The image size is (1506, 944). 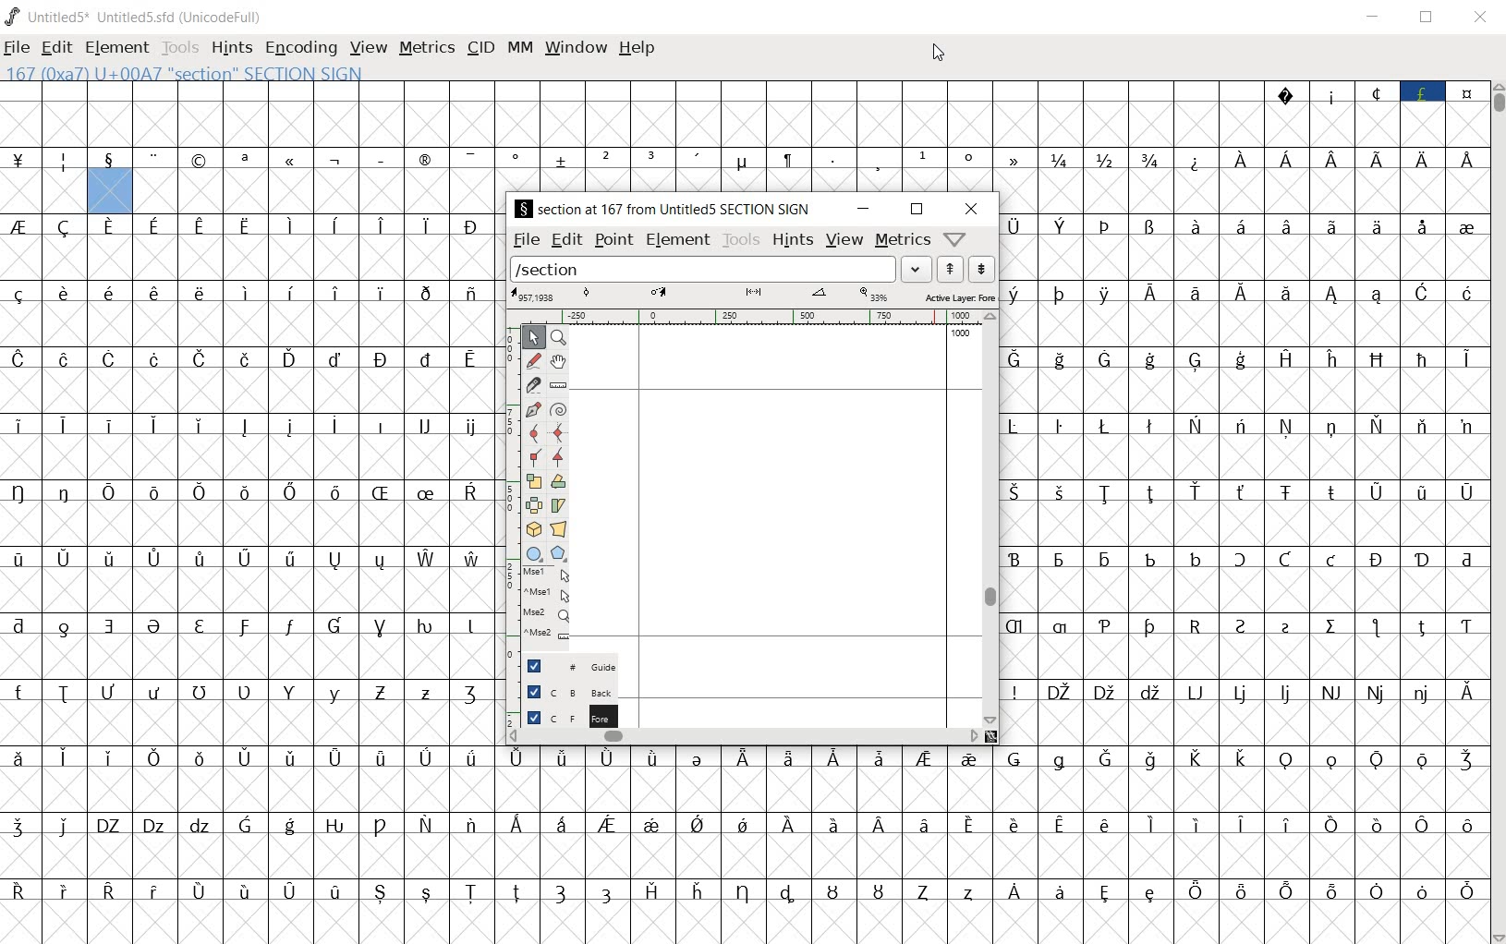 I want to click on ruler, so click(x=747, y=317).